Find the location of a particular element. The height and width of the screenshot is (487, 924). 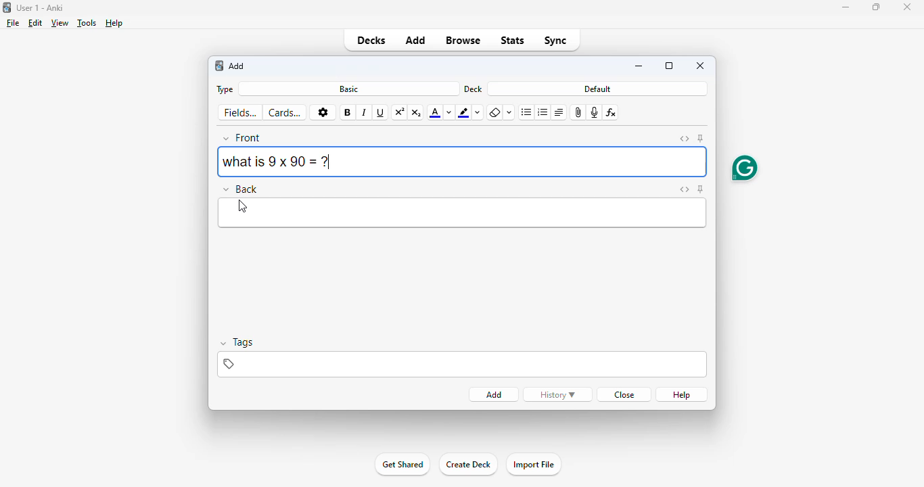

browse is located at coordinates (464, 40).